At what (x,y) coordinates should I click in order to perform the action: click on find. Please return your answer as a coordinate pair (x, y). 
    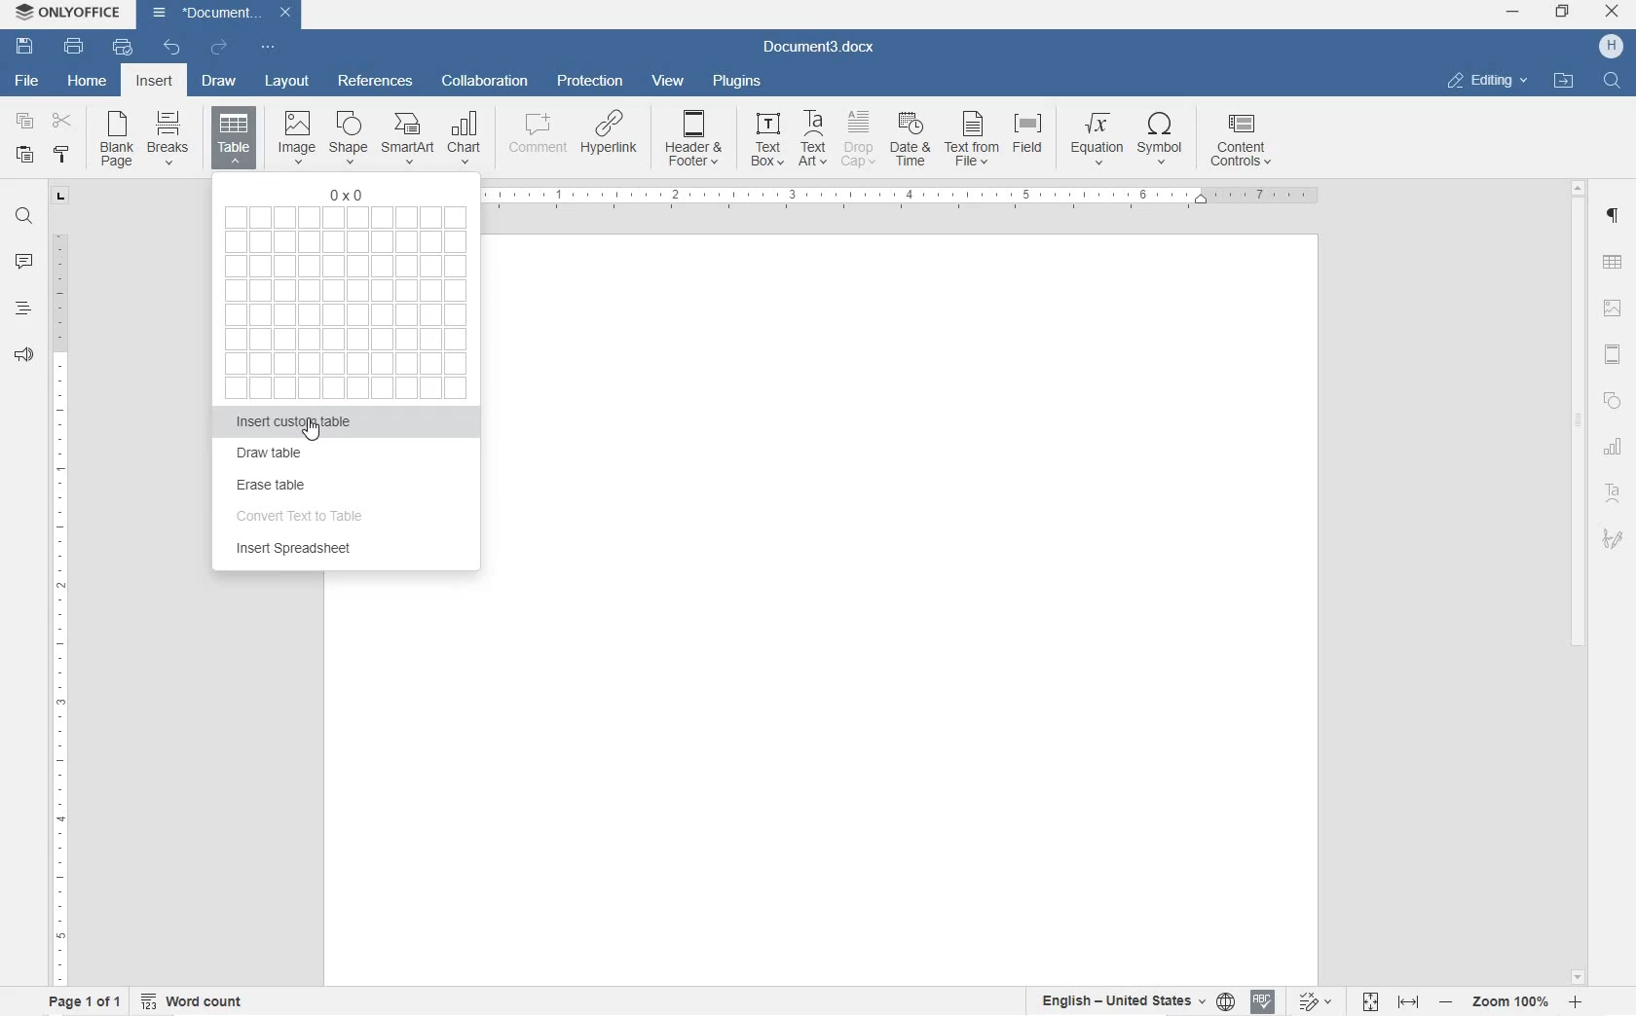
    Looking at the image, I should click on (1615, 82).